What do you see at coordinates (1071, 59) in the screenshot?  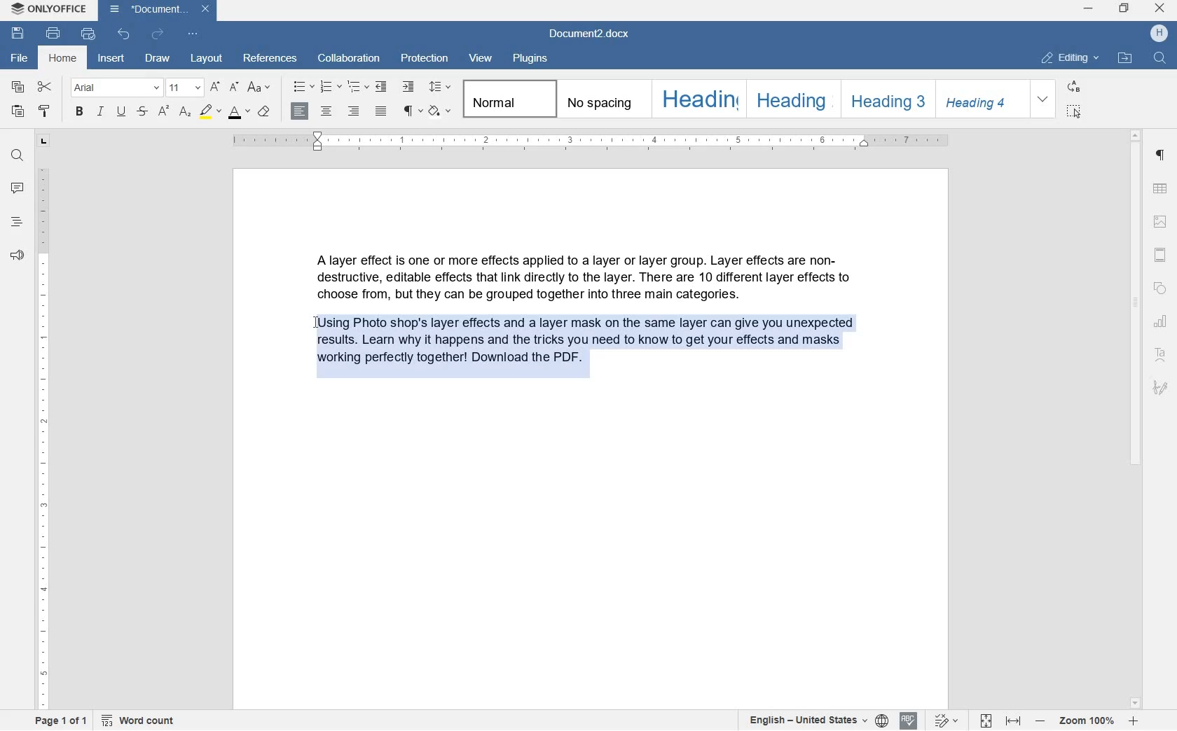 I see `EDITING` at bounding box center [1071, 59].